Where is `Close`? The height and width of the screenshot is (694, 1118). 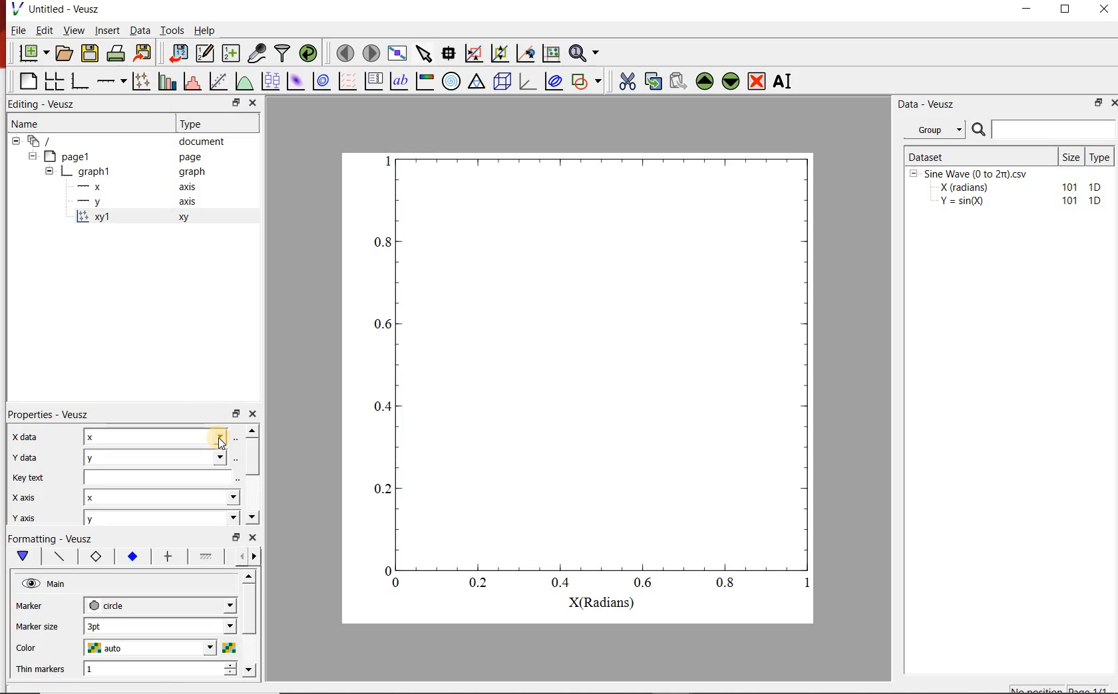
Close is located at coordinates (254, 537).